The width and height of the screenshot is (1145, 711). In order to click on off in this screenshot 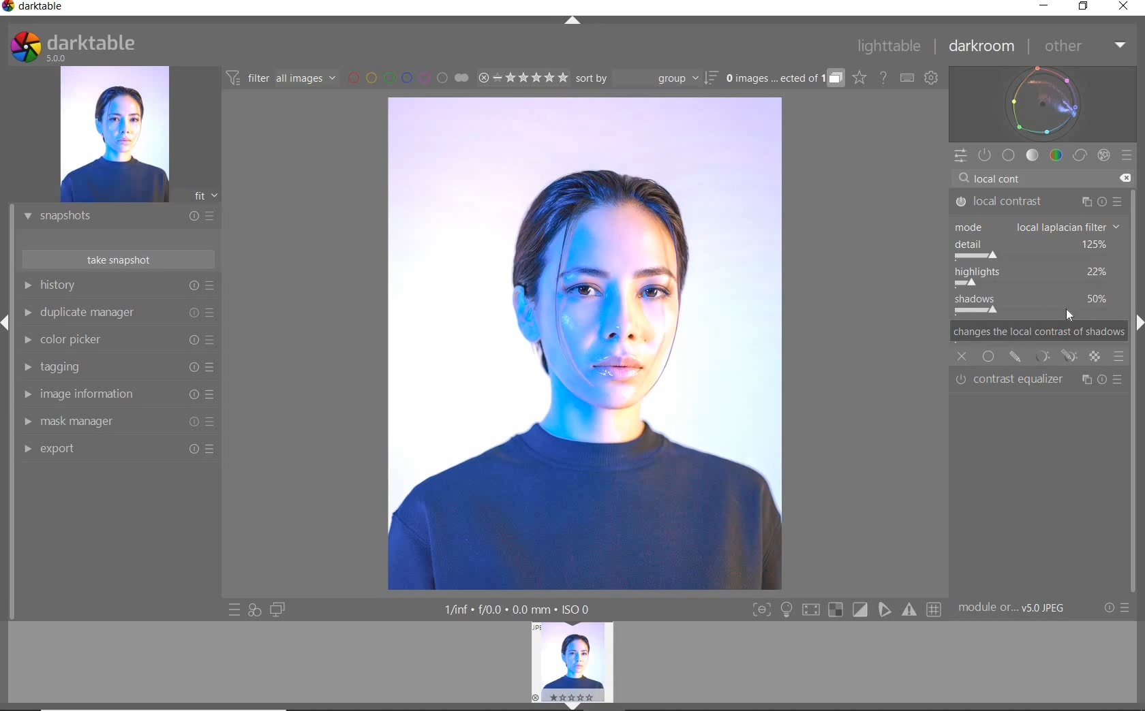, I will do `click(962, 355)`.